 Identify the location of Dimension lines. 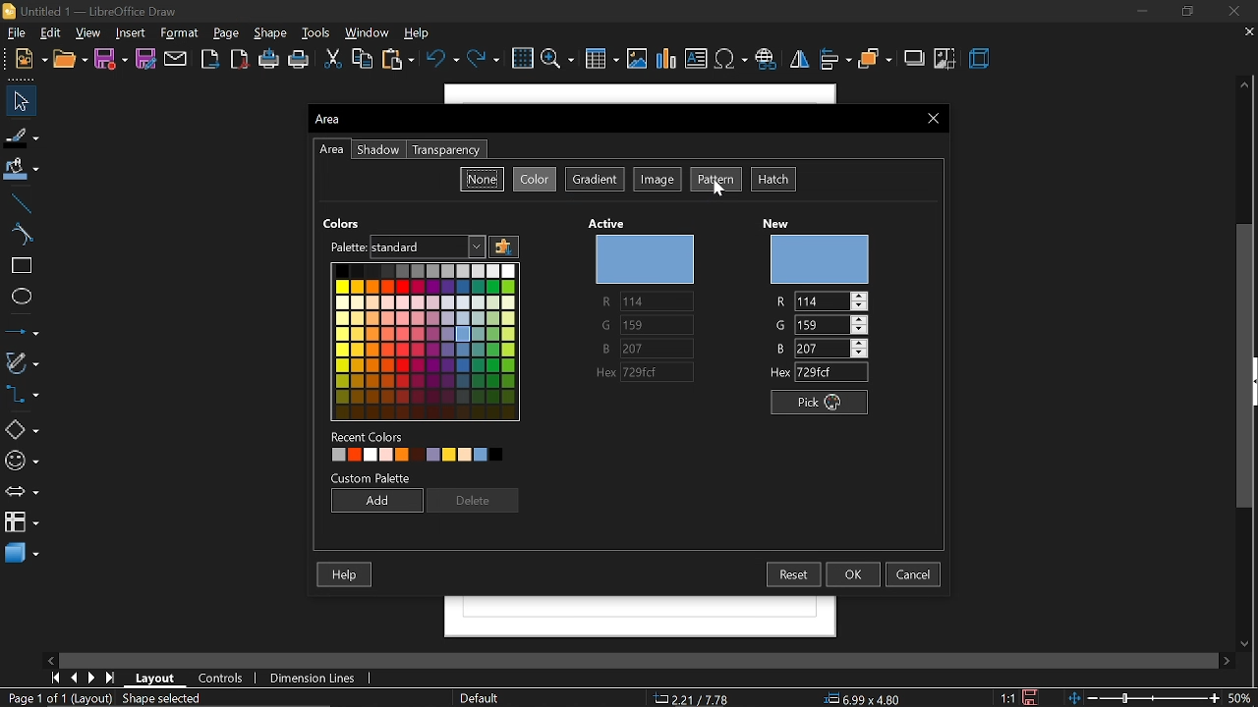
(320, 680).